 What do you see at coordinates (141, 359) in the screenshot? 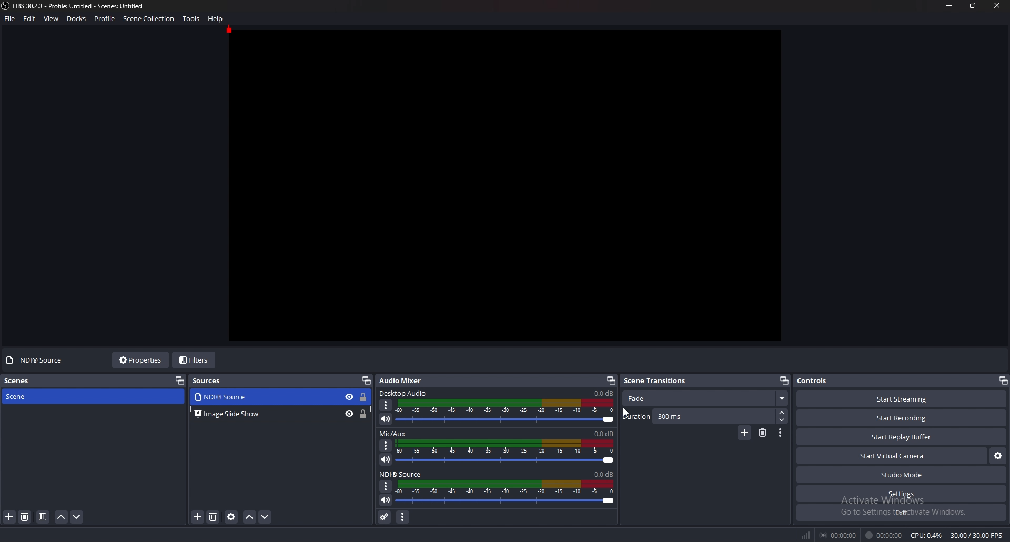
I see `properties` at bounding box center [141, 359].